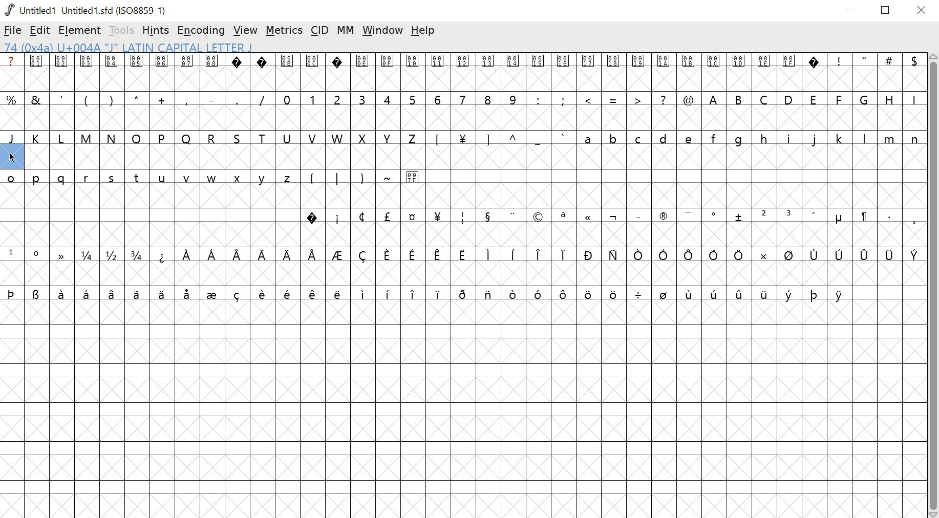 This screenshot has width=939, height=518. I want to click on symbols, so click(540, 255).